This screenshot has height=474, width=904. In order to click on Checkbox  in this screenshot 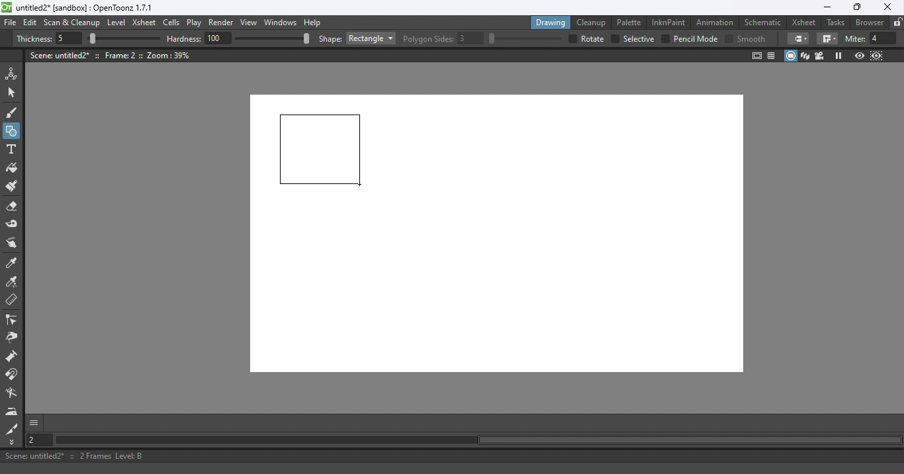, I will do `click(729, 38)`.